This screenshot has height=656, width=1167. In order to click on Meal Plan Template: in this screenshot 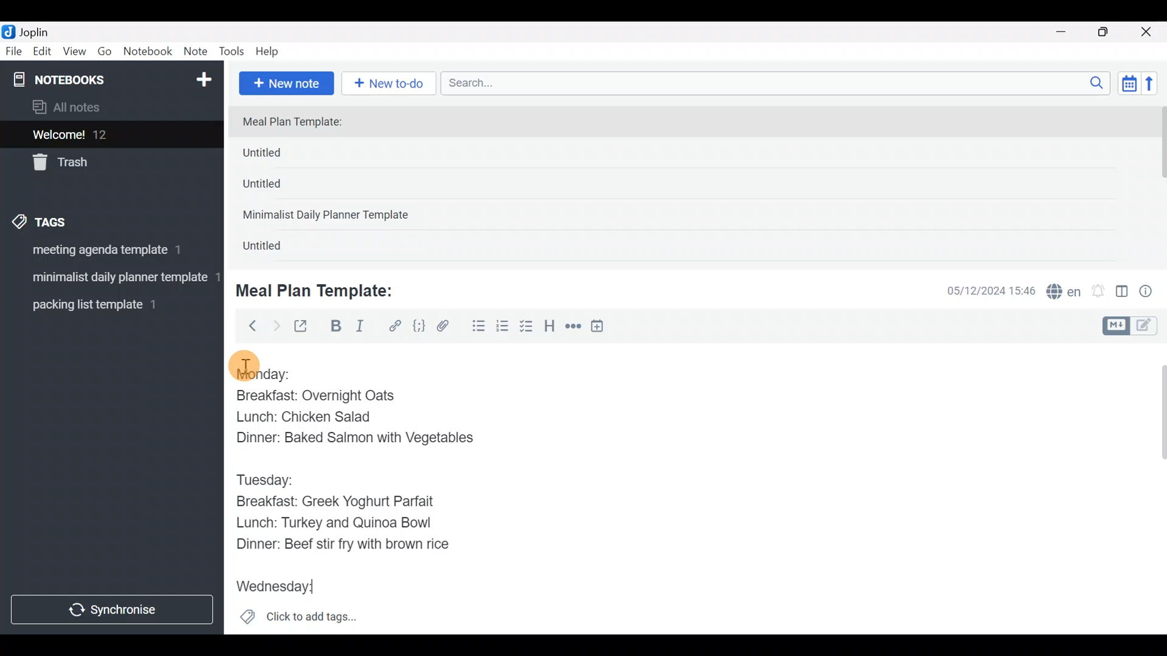, I will do `click(322, 289)`.